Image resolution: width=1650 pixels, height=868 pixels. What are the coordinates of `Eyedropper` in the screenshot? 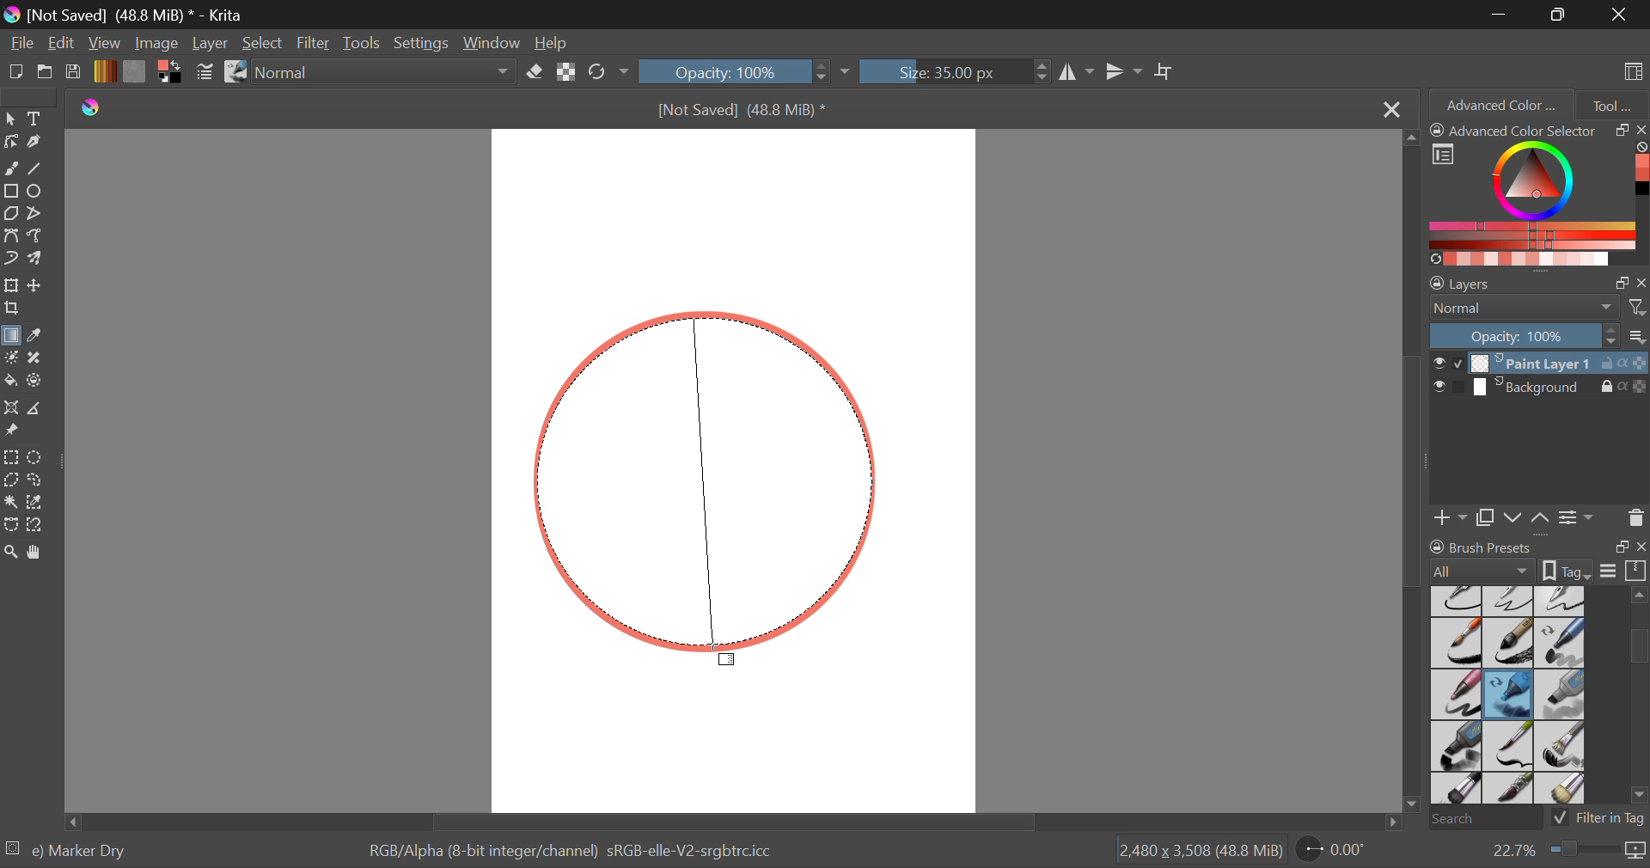 It's located at (40, 336).